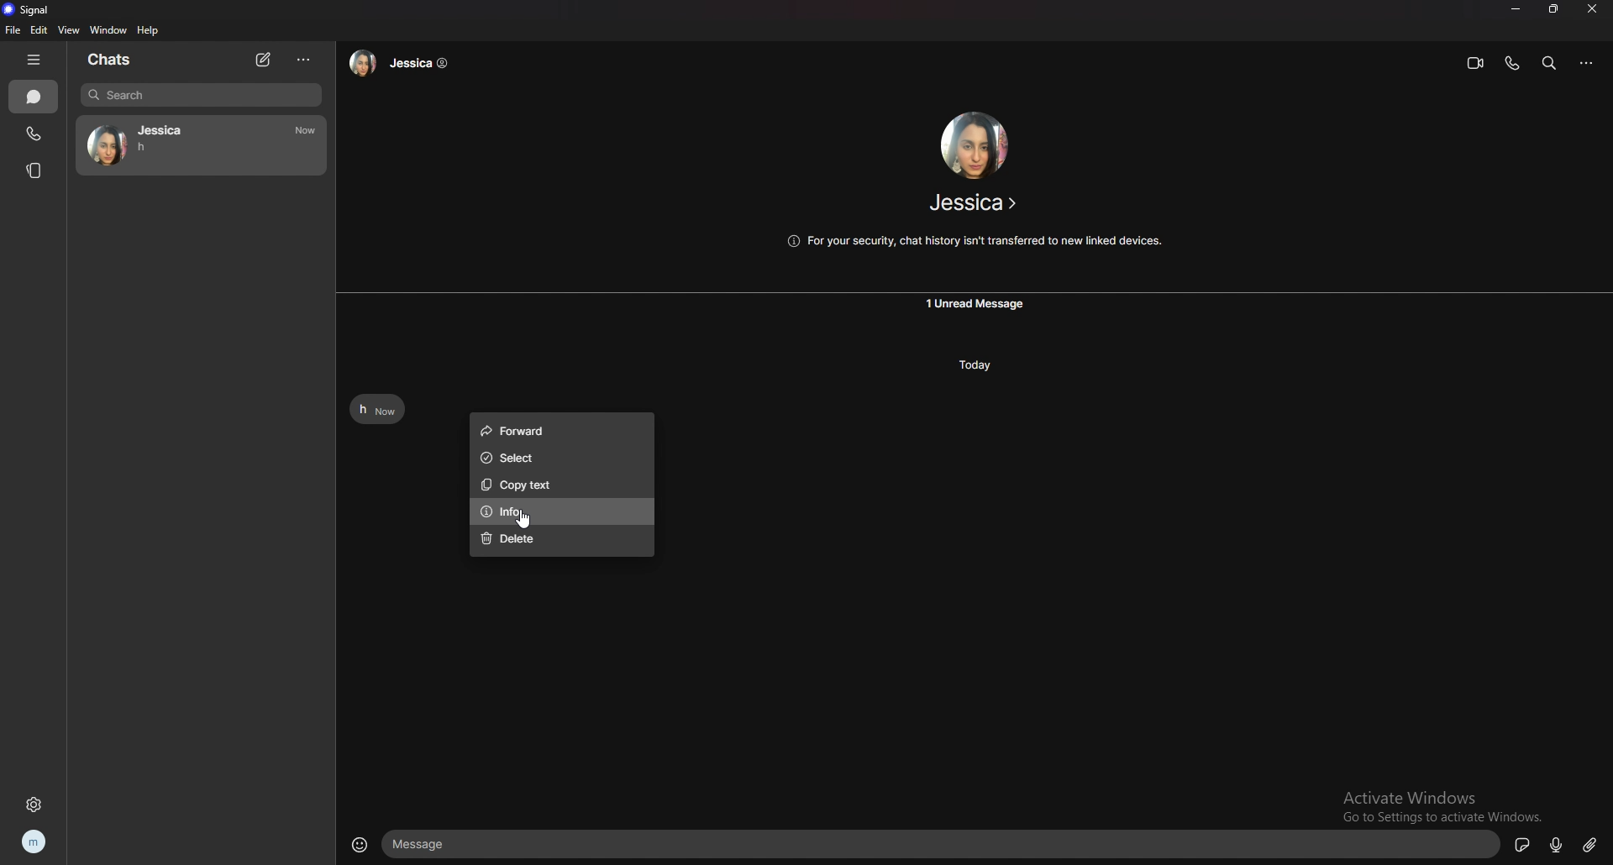 This screenshot has width=1613, height=865. I want to click on h, so click(376, 408).